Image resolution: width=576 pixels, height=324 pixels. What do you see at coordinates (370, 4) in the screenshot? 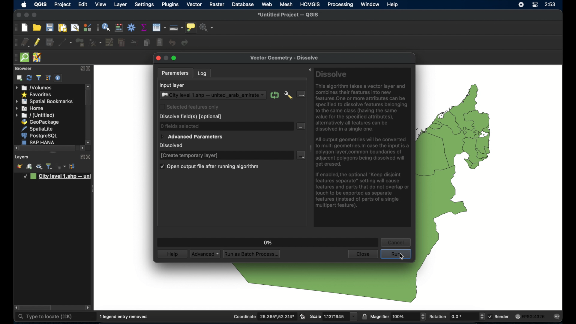
I see `window` at bounding box center [370, 4].